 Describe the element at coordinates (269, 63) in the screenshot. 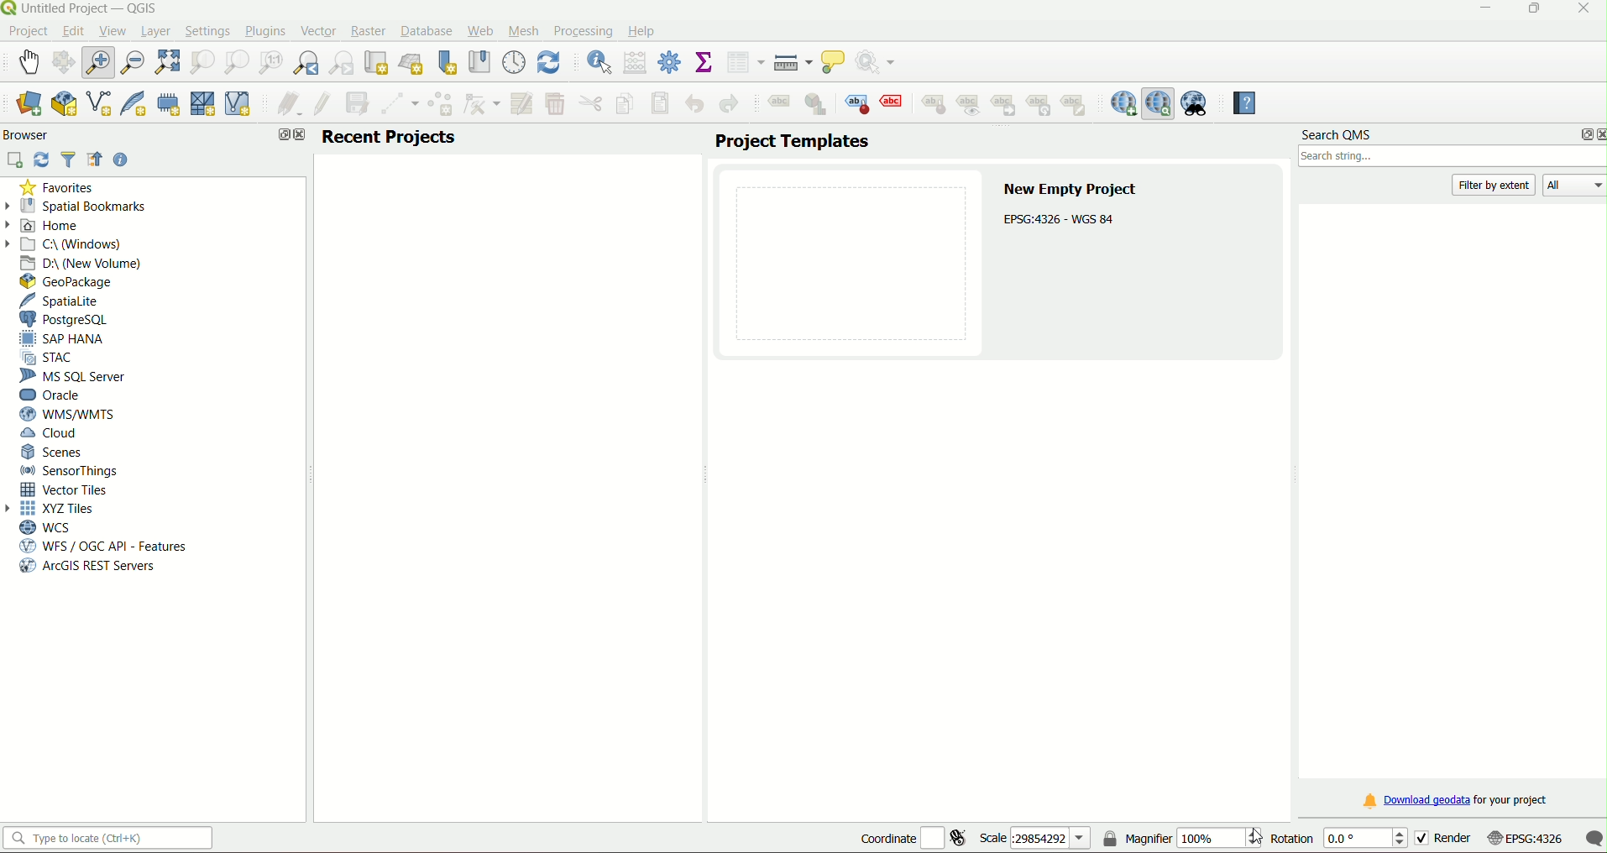

I see `zoom to navigate resolution` at that location.